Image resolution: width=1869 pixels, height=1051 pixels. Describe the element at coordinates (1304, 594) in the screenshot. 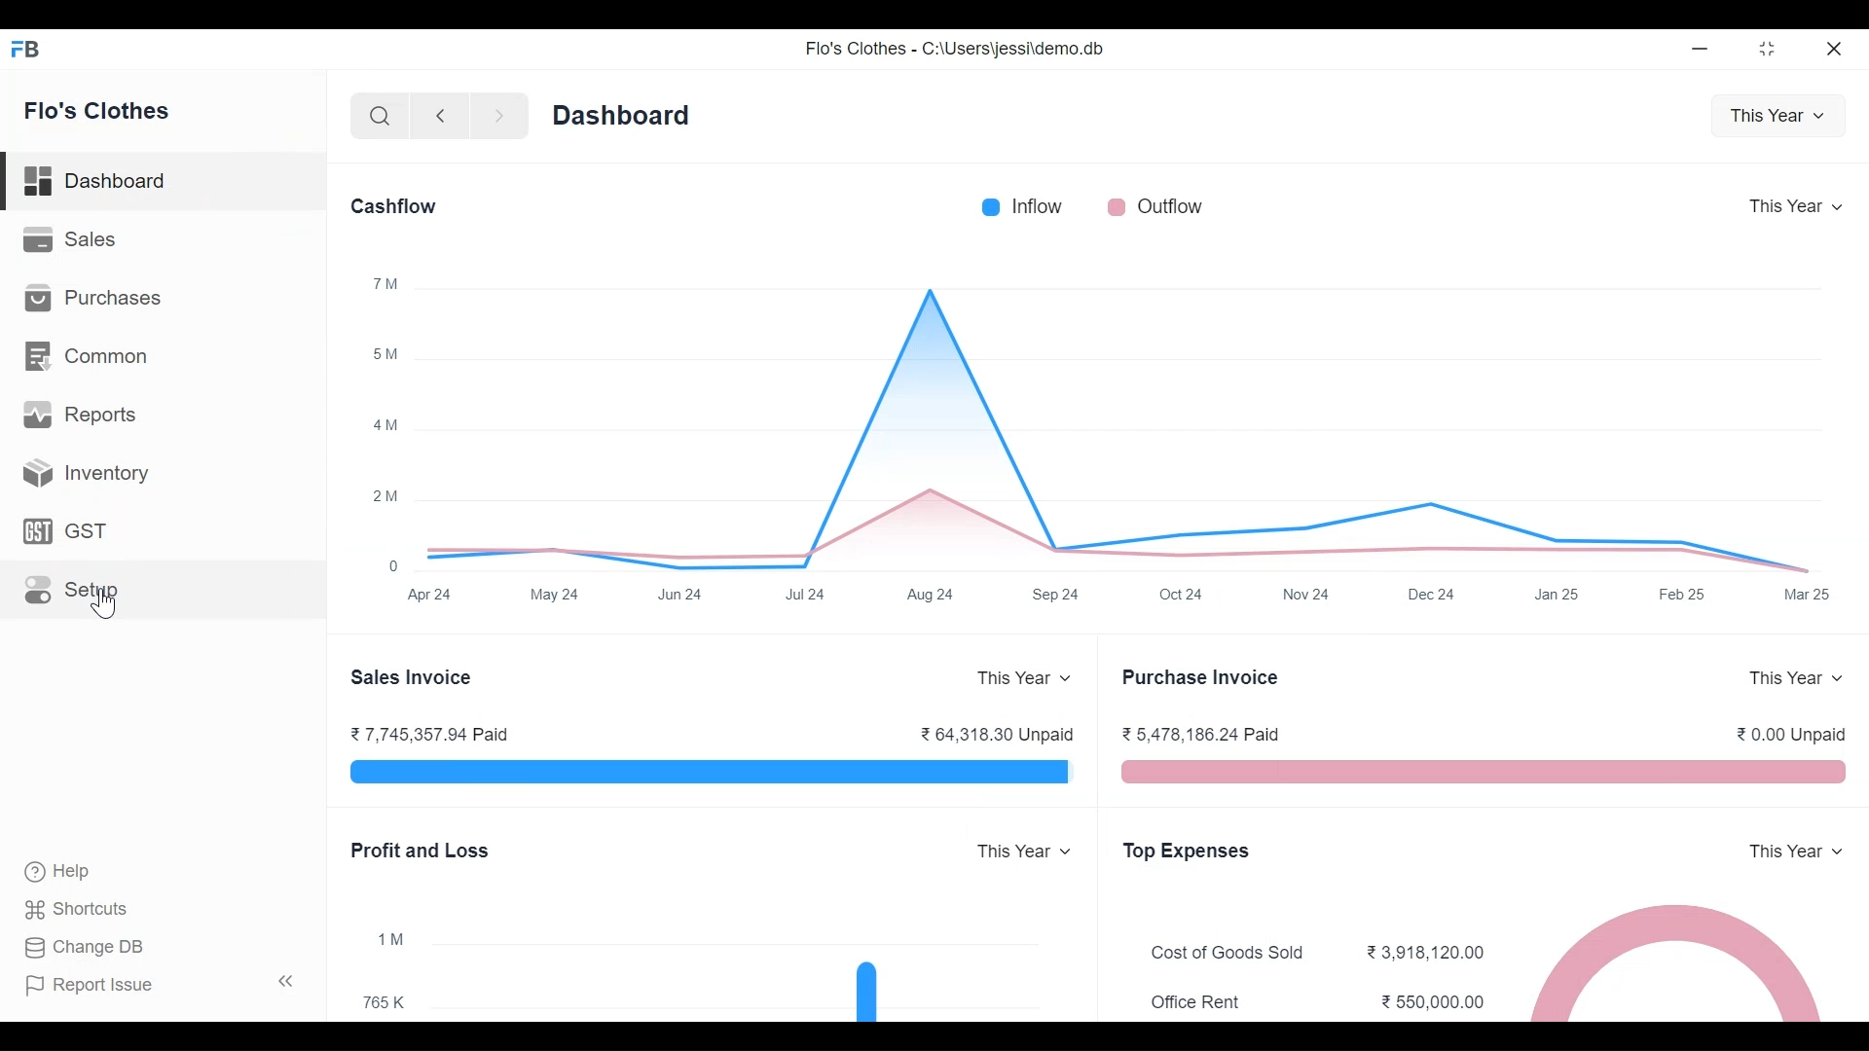

I see `Nov 24` at that location.